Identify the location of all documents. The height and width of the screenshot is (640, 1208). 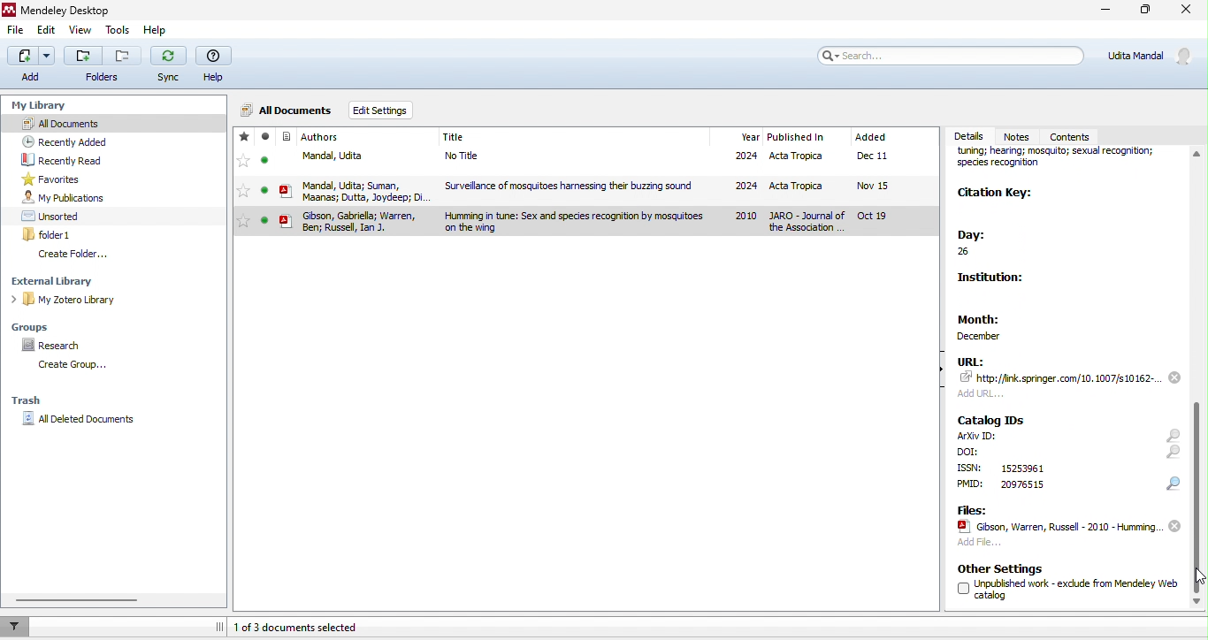
(113, 122).